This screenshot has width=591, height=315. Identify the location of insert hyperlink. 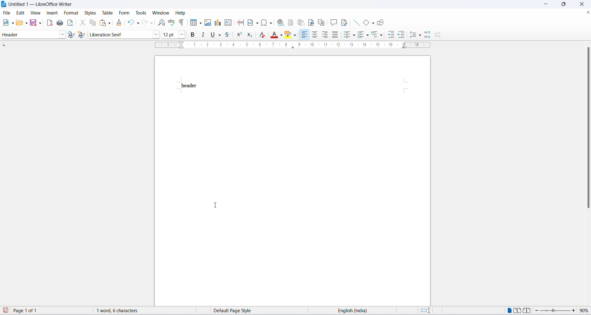
(280, 23).